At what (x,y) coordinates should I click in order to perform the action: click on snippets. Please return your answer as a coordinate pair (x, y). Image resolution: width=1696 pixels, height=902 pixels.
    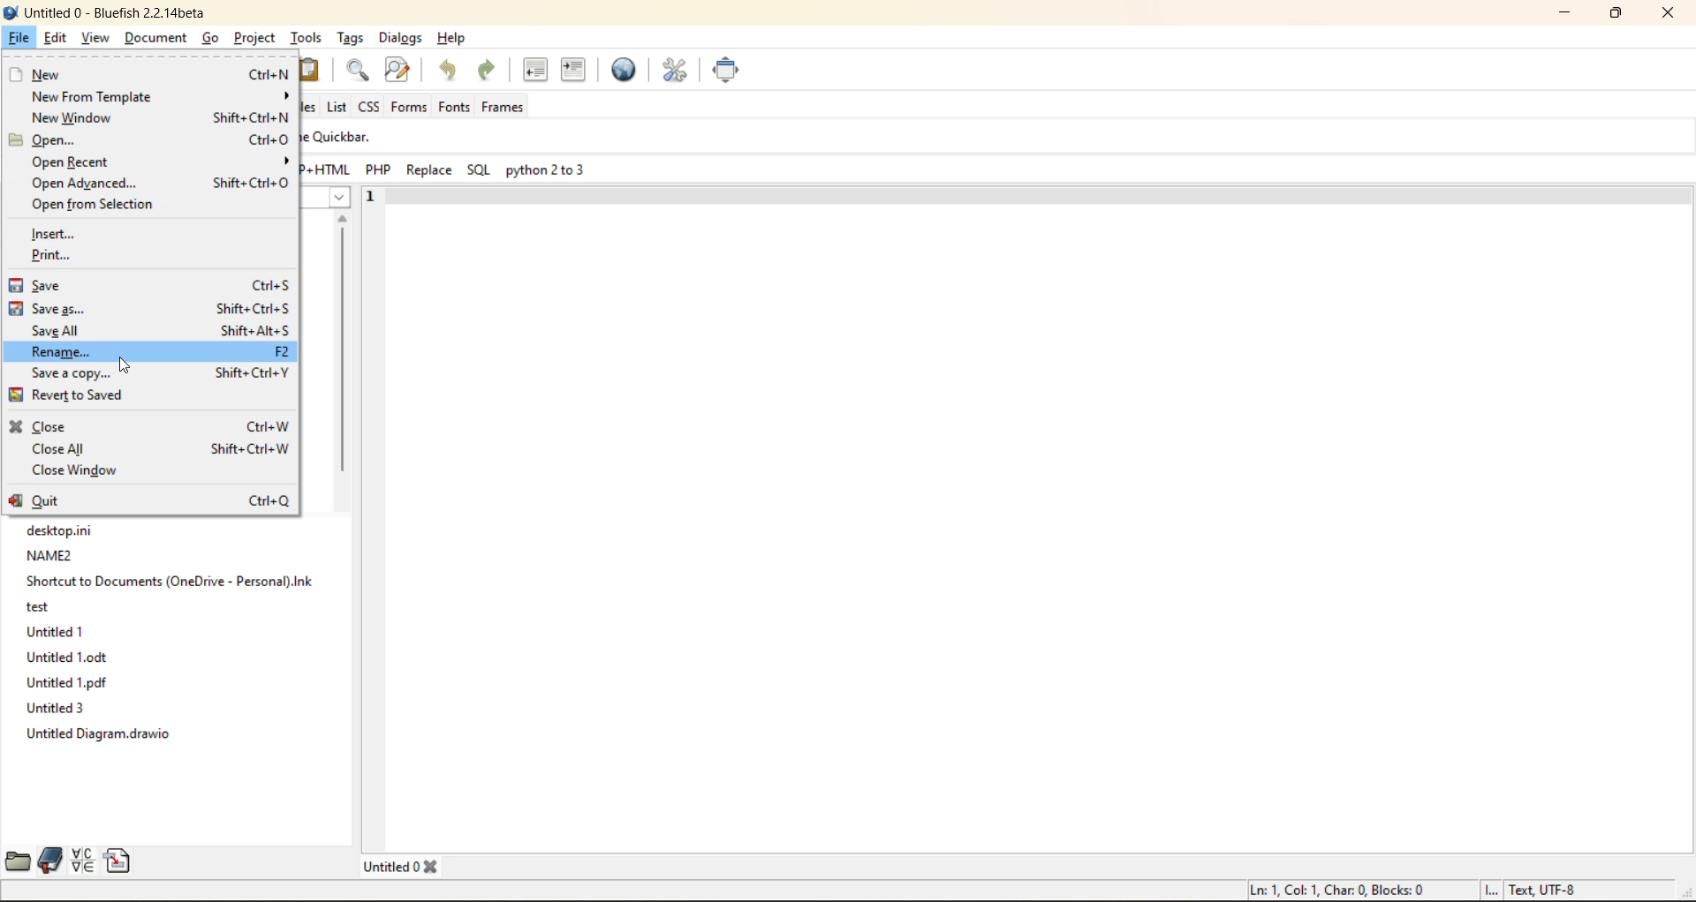
    Looking at the image, I should click on (120, 861).